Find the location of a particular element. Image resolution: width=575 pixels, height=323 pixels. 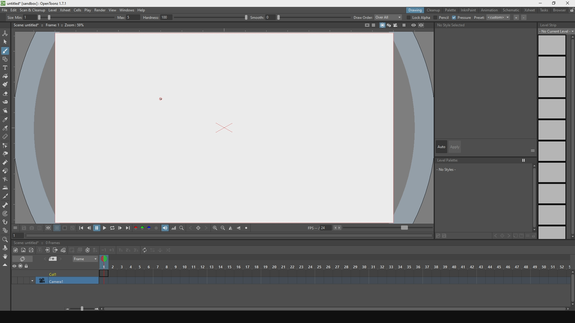

render is located at coordinates (99, 10).